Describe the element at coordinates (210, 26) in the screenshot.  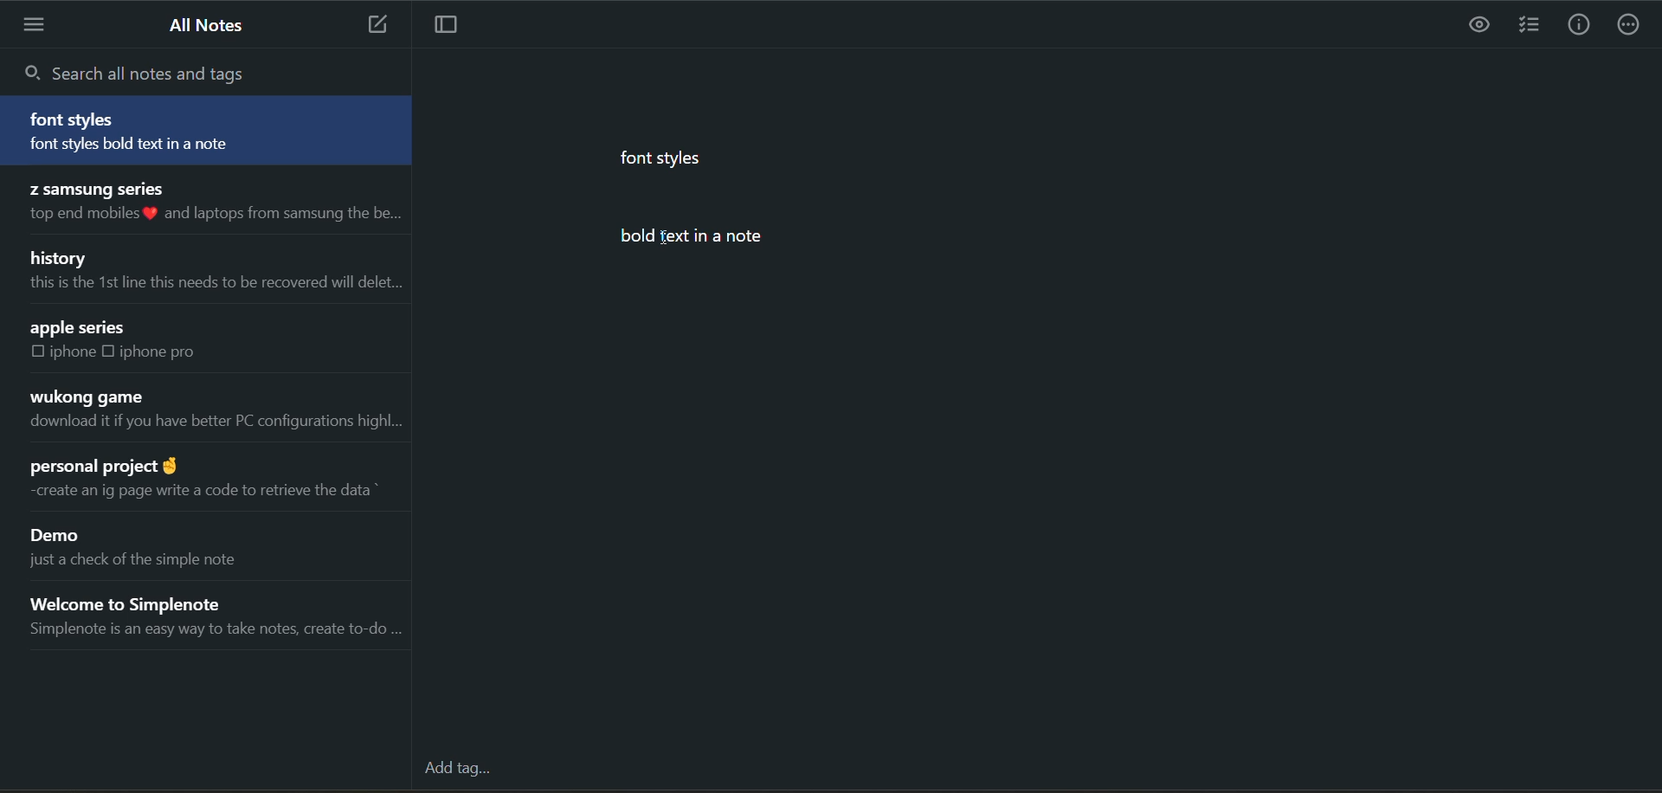
I see `all notes` at that location.